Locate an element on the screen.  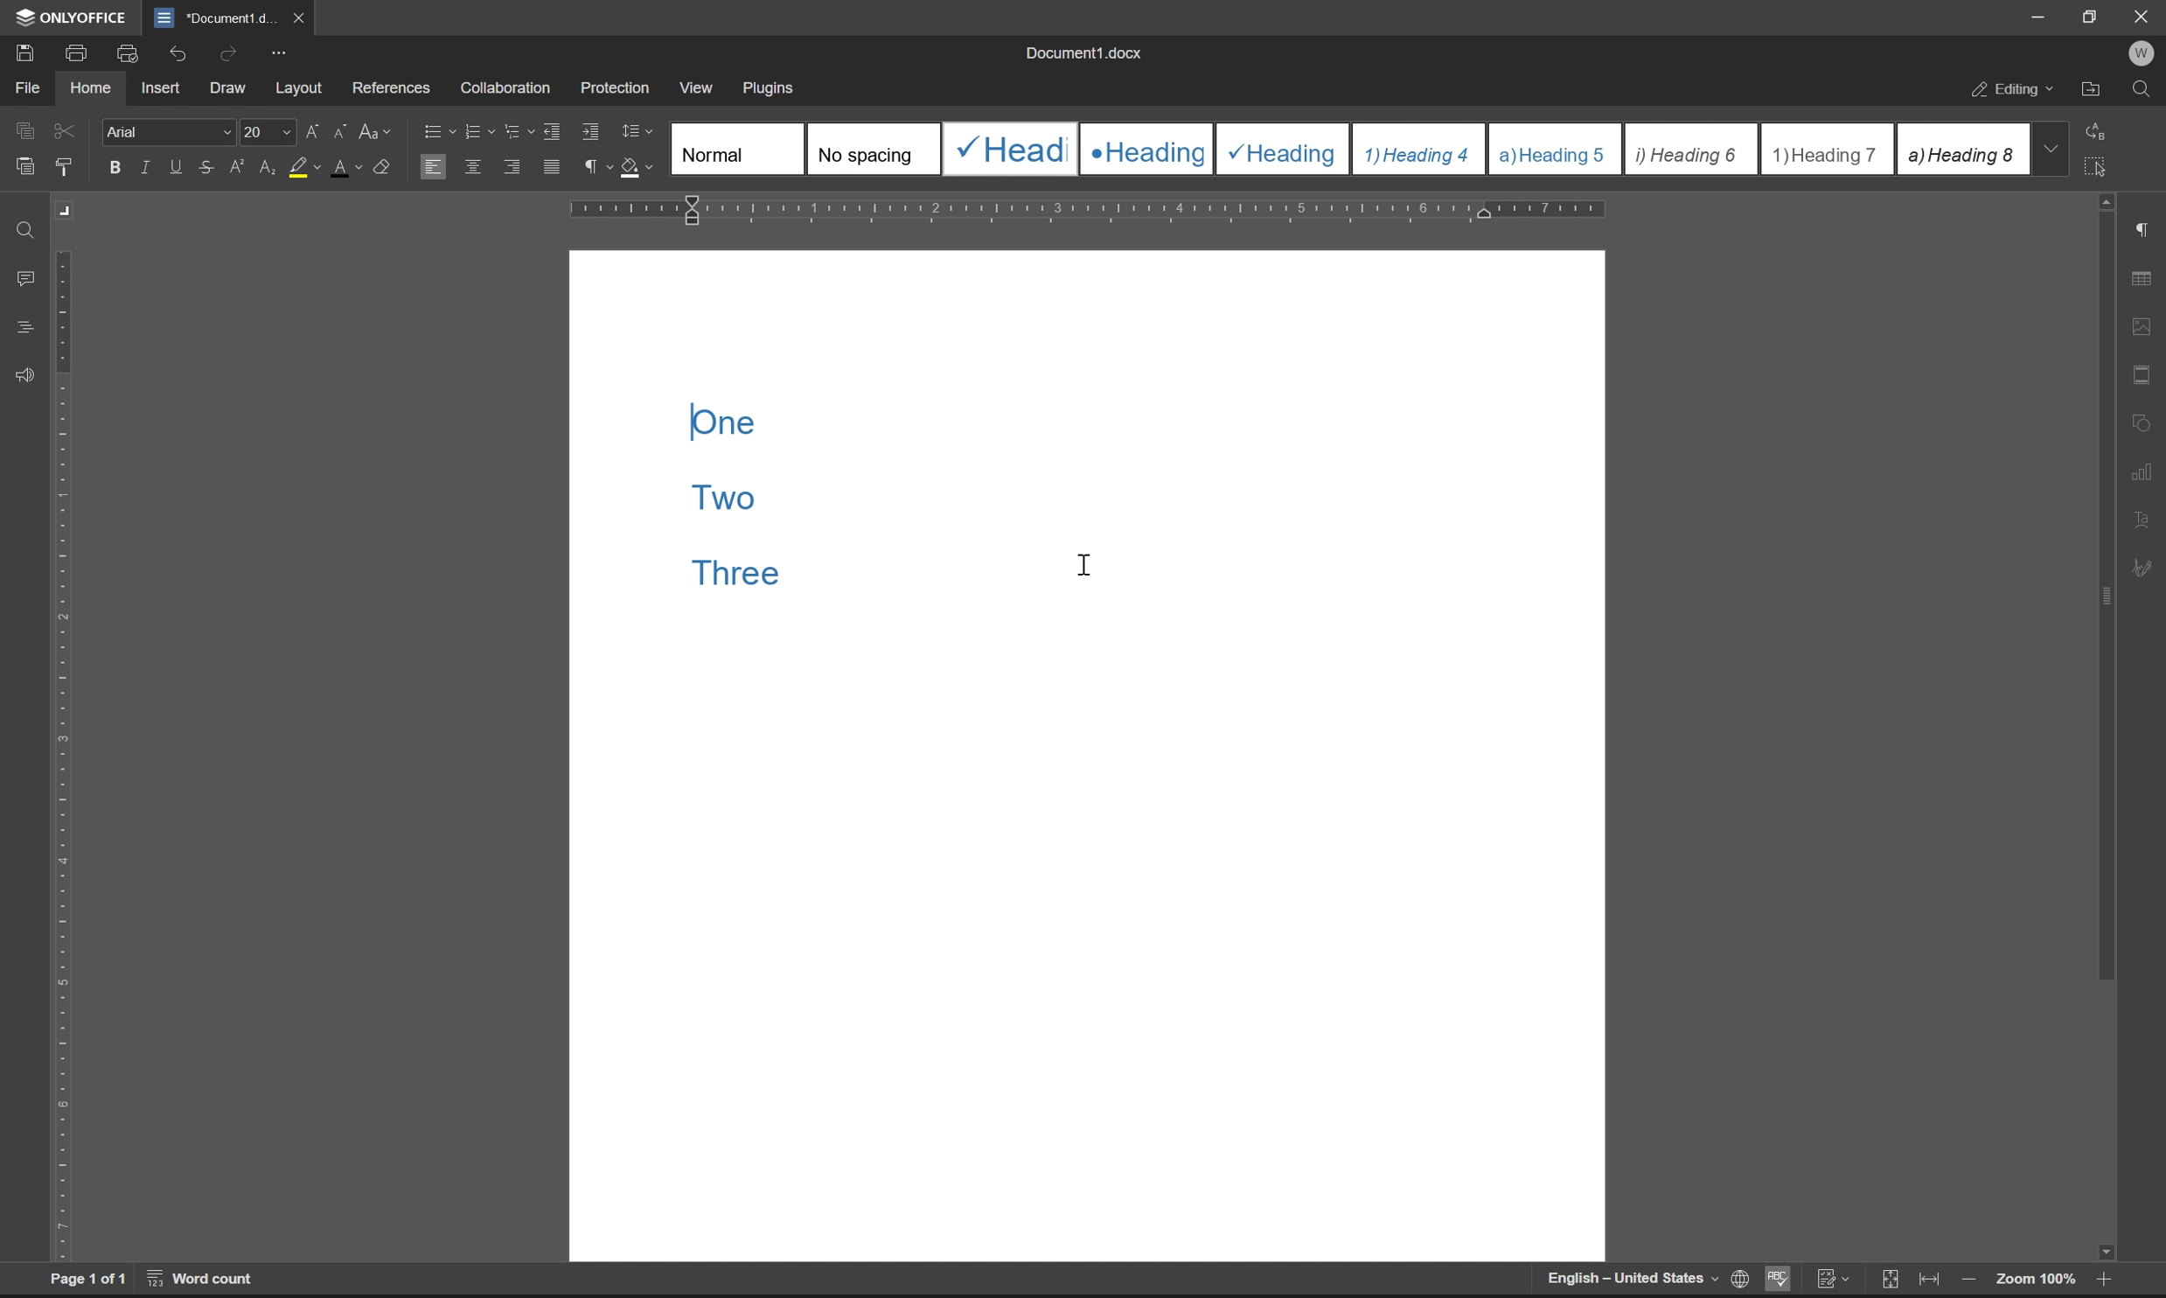
spell checking is located at coordinates (1776, 1278).